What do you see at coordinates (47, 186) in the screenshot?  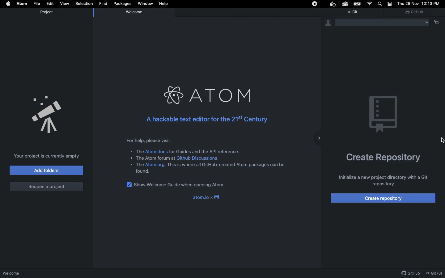 I see `Reopen a project` at bounding box center [47, 186].